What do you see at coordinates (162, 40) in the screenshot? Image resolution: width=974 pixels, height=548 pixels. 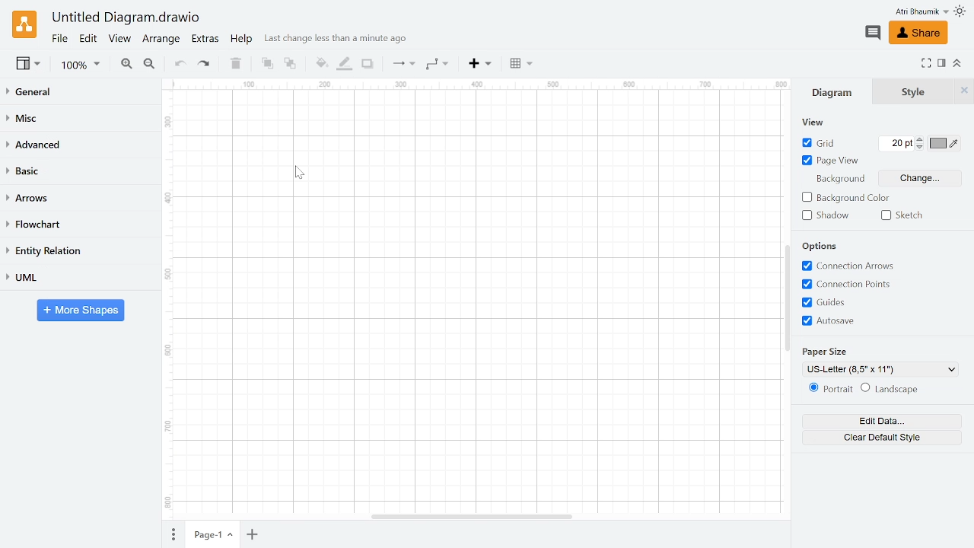 I see `Arrange` at bounding box center [162, 40].